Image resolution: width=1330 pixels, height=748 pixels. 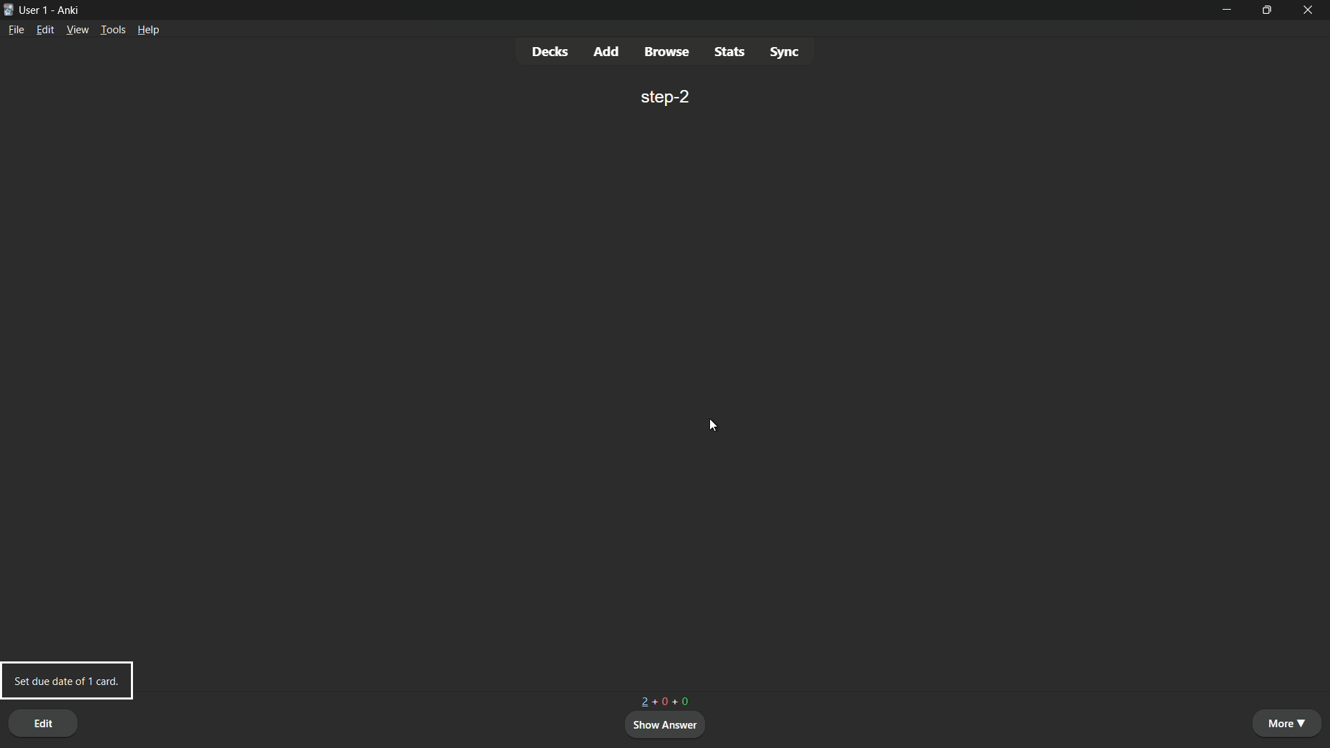 What do you see at coordinates (685, 702) in the screenshot?
I see `+0` at bounding box center [685, 702].